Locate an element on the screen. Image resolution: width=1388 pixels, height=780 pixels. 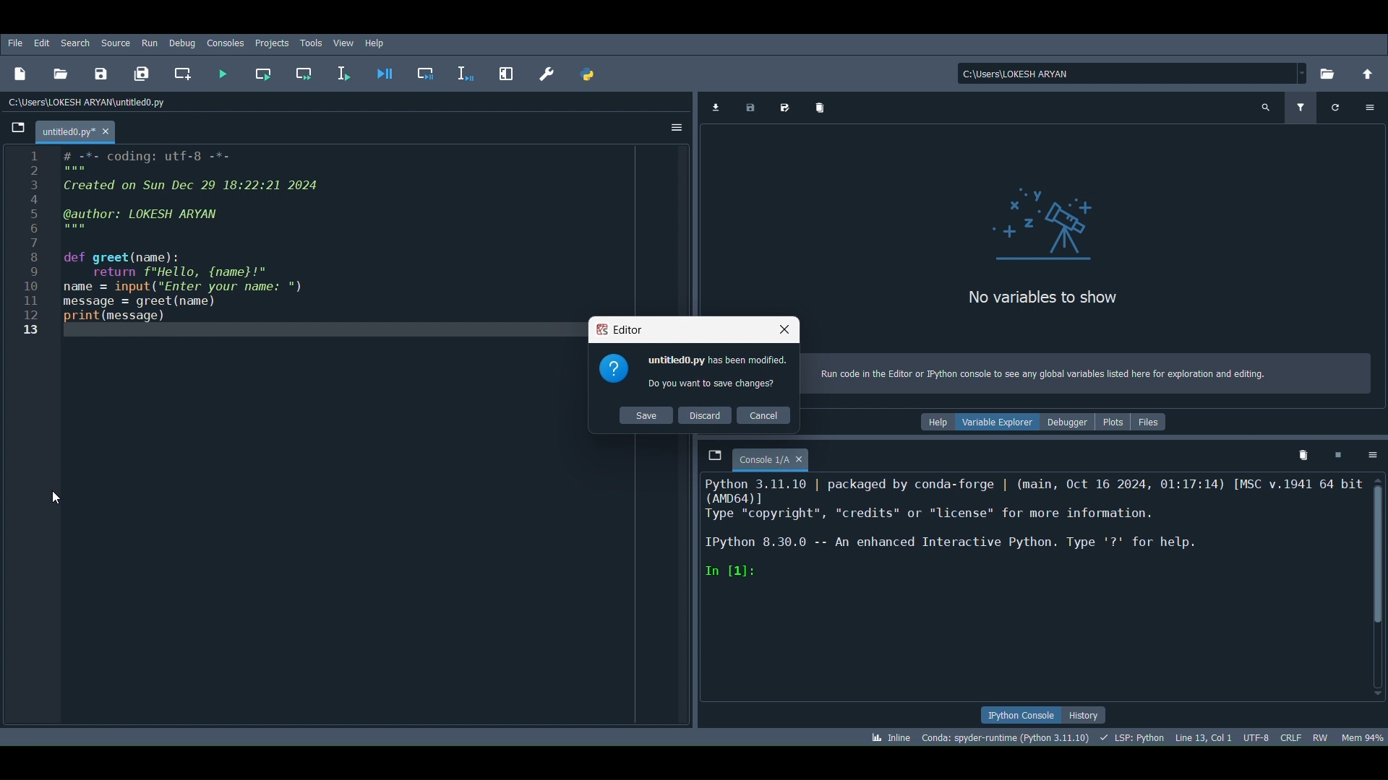
Console is located at coordinates (1029, 587).